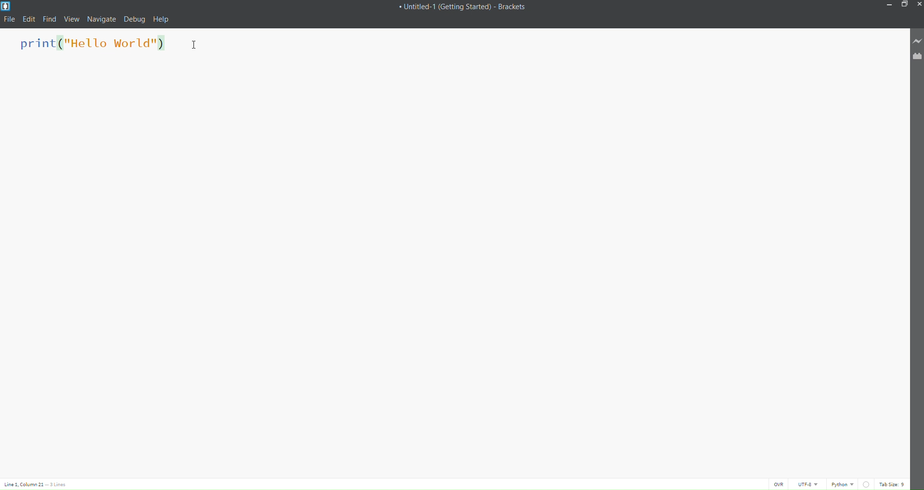 The width and height of the screenshot is (924, 490). I want to click on close, so click(918, 5).